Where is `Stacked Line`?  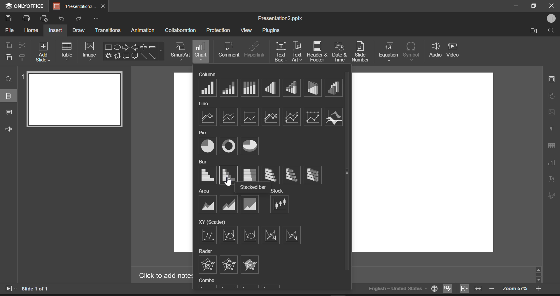
Stacked Line is located at coordinates (229, 117).